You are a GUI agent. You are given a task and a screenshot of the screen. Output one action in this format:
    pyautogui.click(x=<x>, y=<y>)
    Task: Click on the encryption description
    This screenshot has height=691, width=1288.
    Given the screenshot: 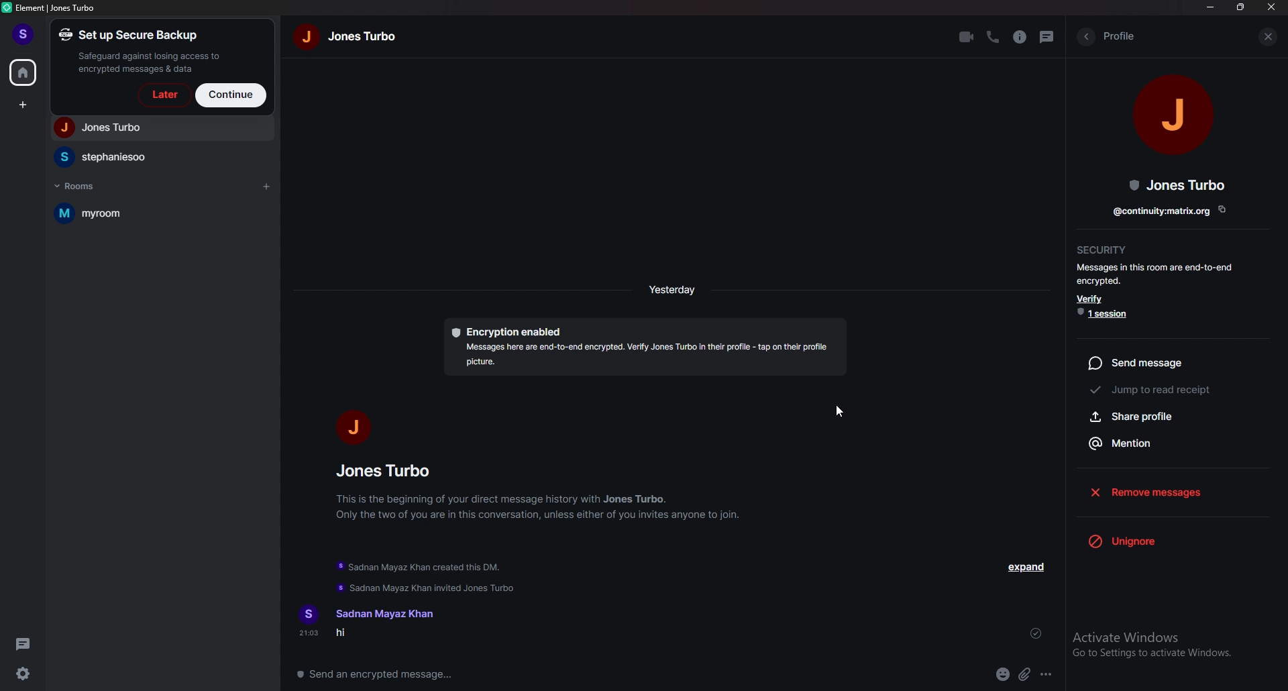 What is the action you would take?
    pyautogui.click(x=645, y=348)
    